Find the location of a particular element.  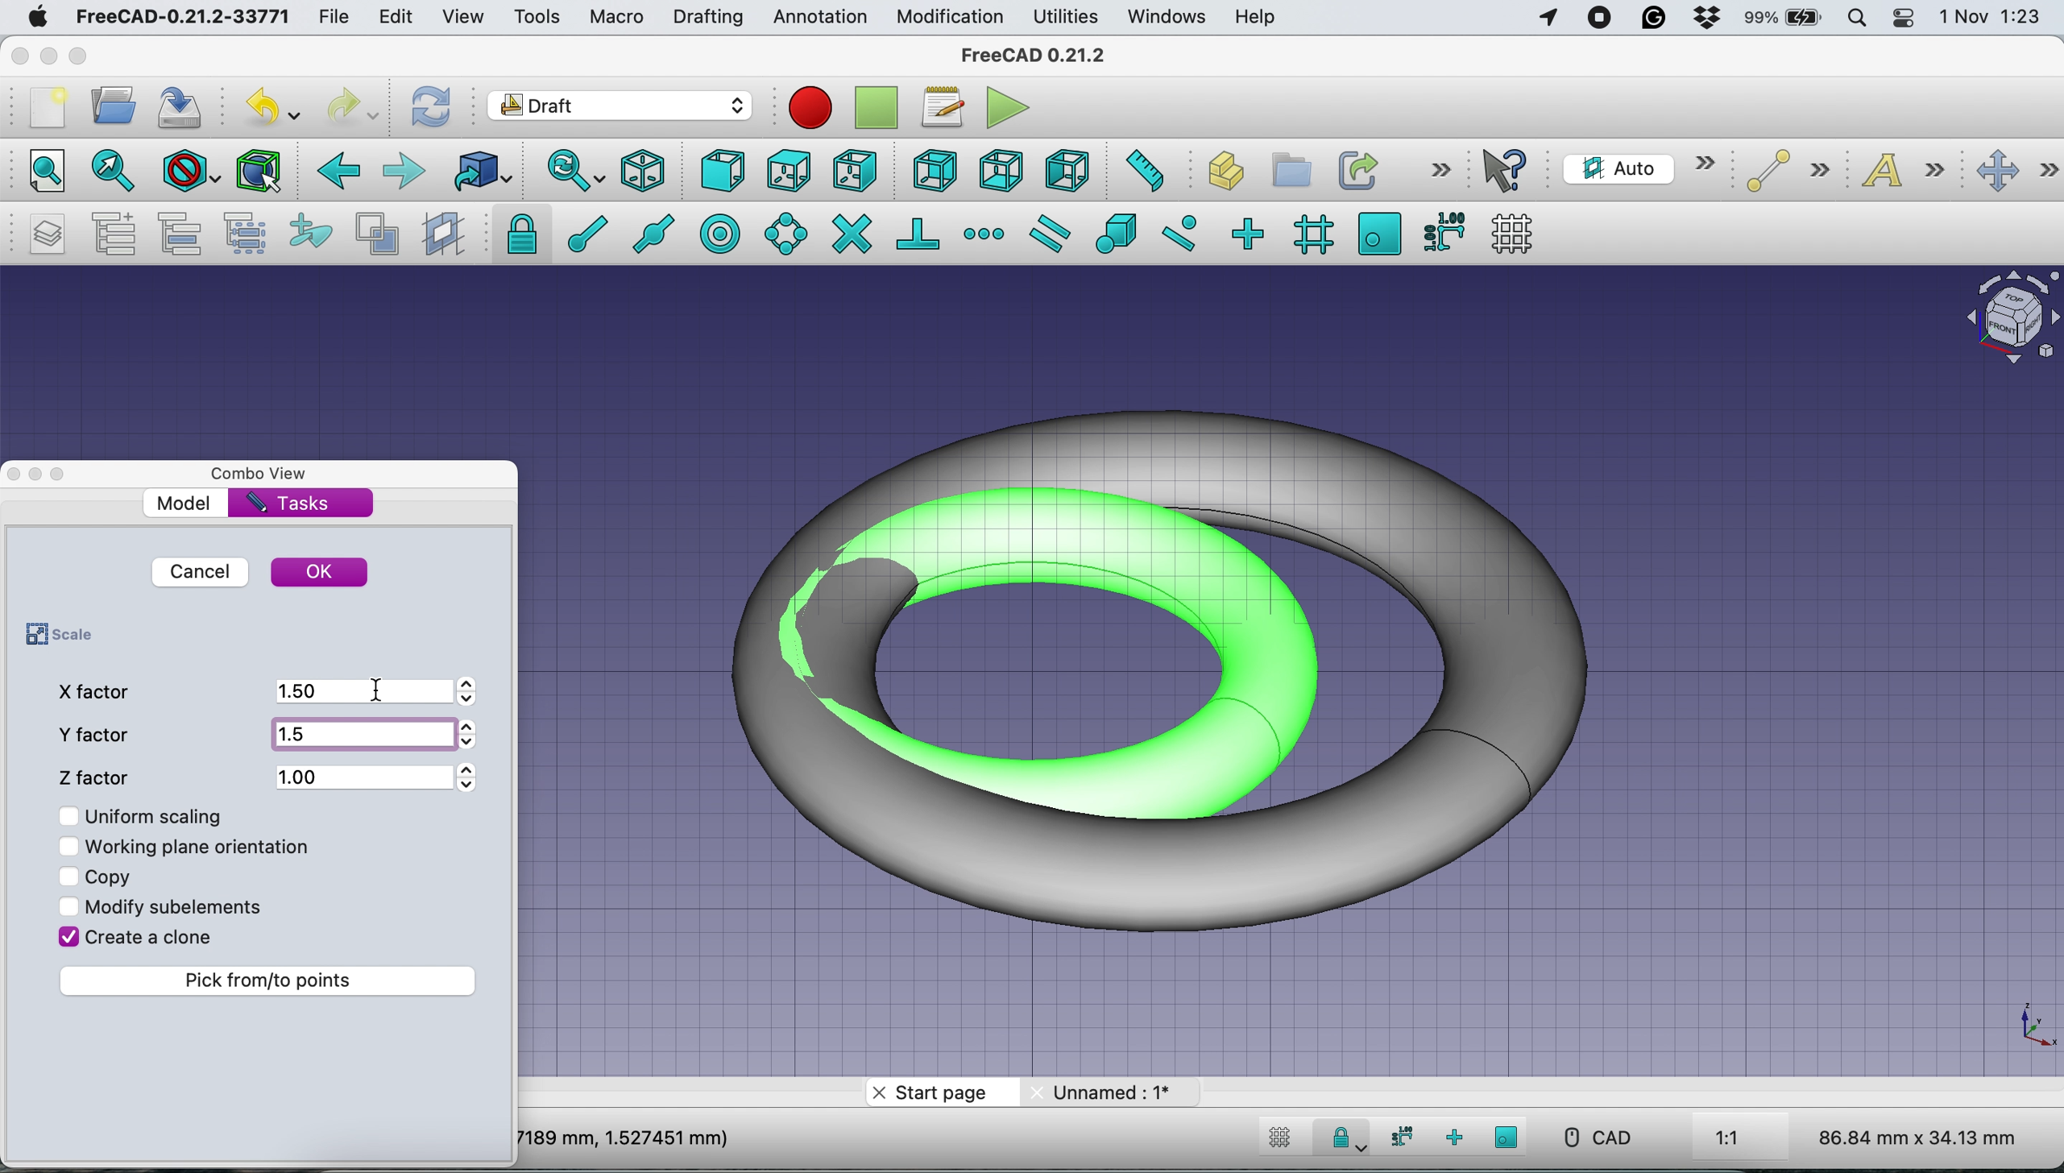

snap endpoint is located at coordinates (583, 232).